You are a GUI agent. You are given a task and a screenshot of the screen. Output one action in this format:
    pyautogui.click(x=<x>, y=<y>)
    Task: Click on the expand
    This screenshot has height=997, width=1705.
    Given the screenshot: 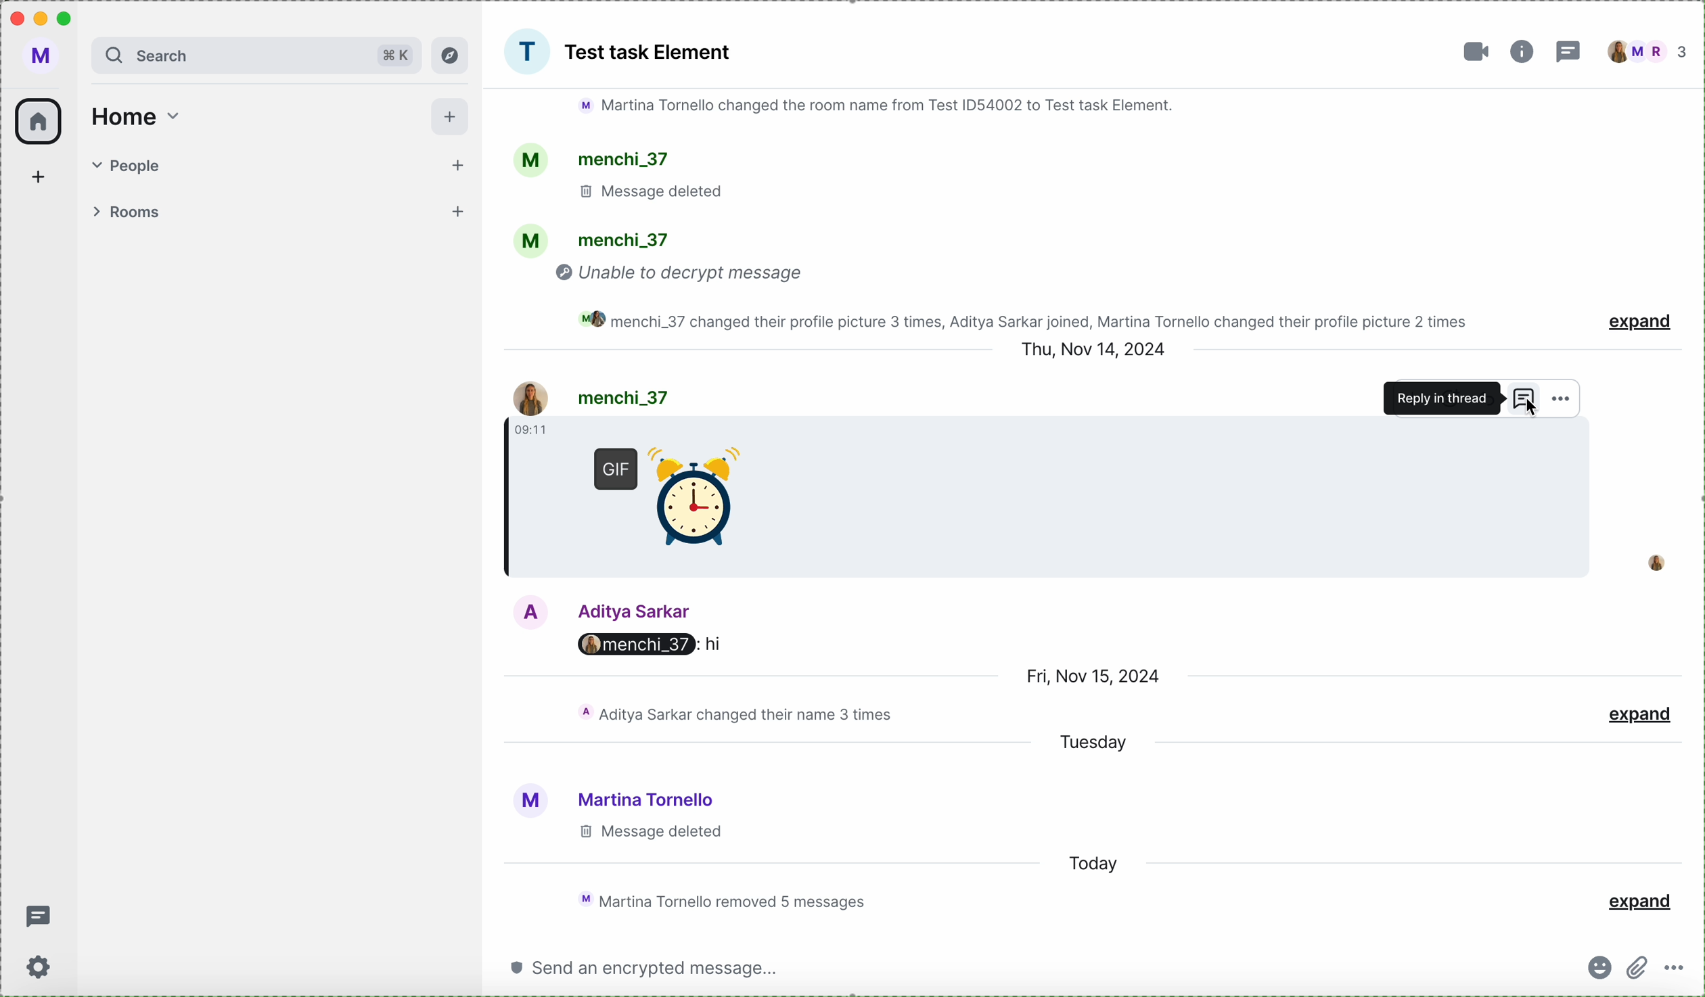 What is the action you would take?
    pyautogui.click(x=1638, y=902)
    